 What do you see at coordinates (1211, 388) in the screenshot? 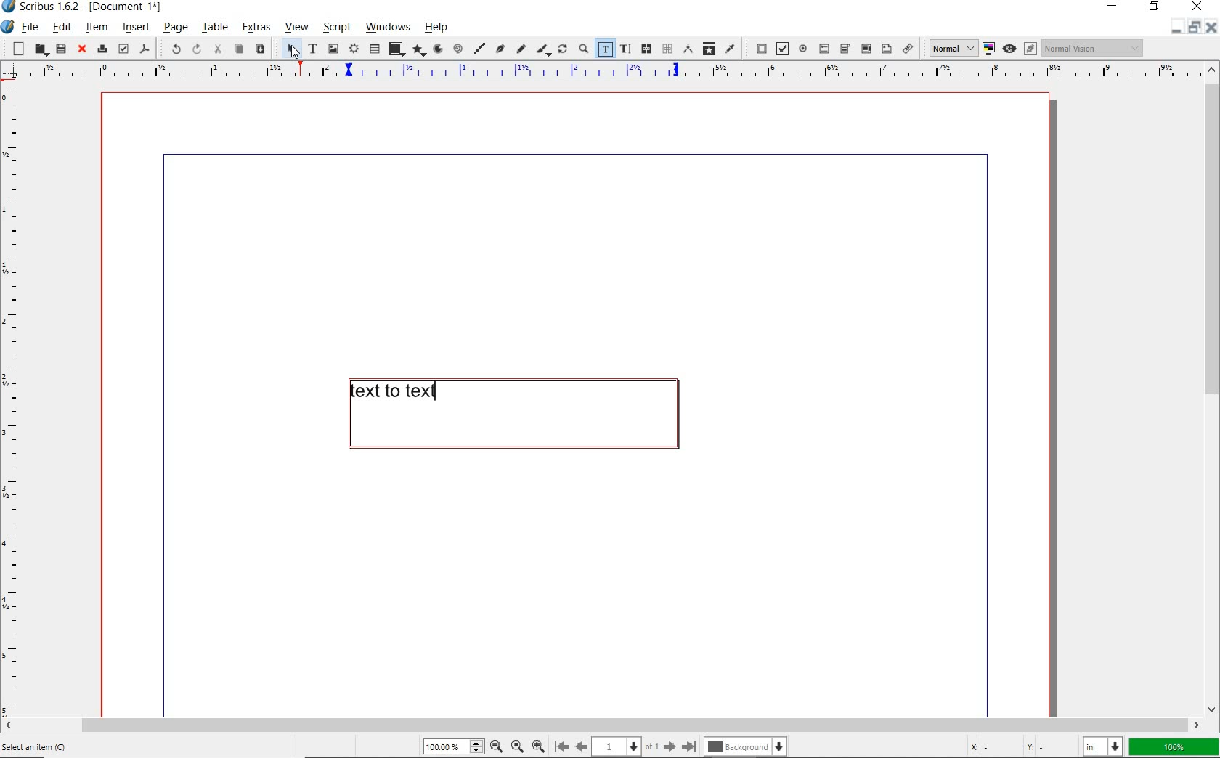
I see `scrollbar` at bounding box center [1211, 388].